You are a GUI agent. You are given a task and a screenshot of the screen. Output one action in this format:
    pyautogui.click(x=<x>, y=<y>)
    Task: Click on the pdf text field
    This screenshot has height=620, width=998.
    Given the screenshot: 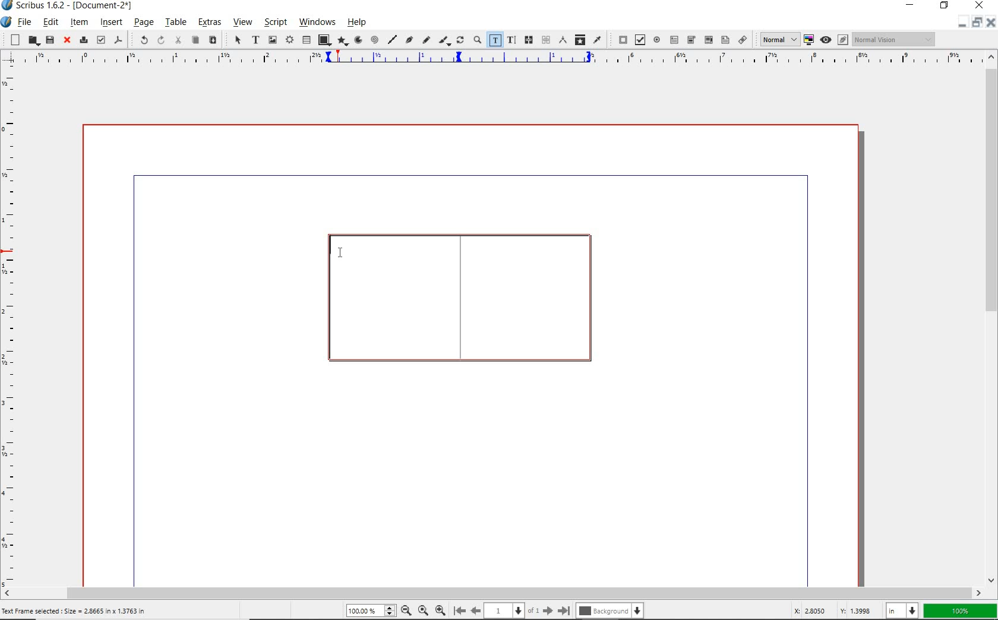 What is the action you would take?
    pyautogui.click(x=674, y=40)
    